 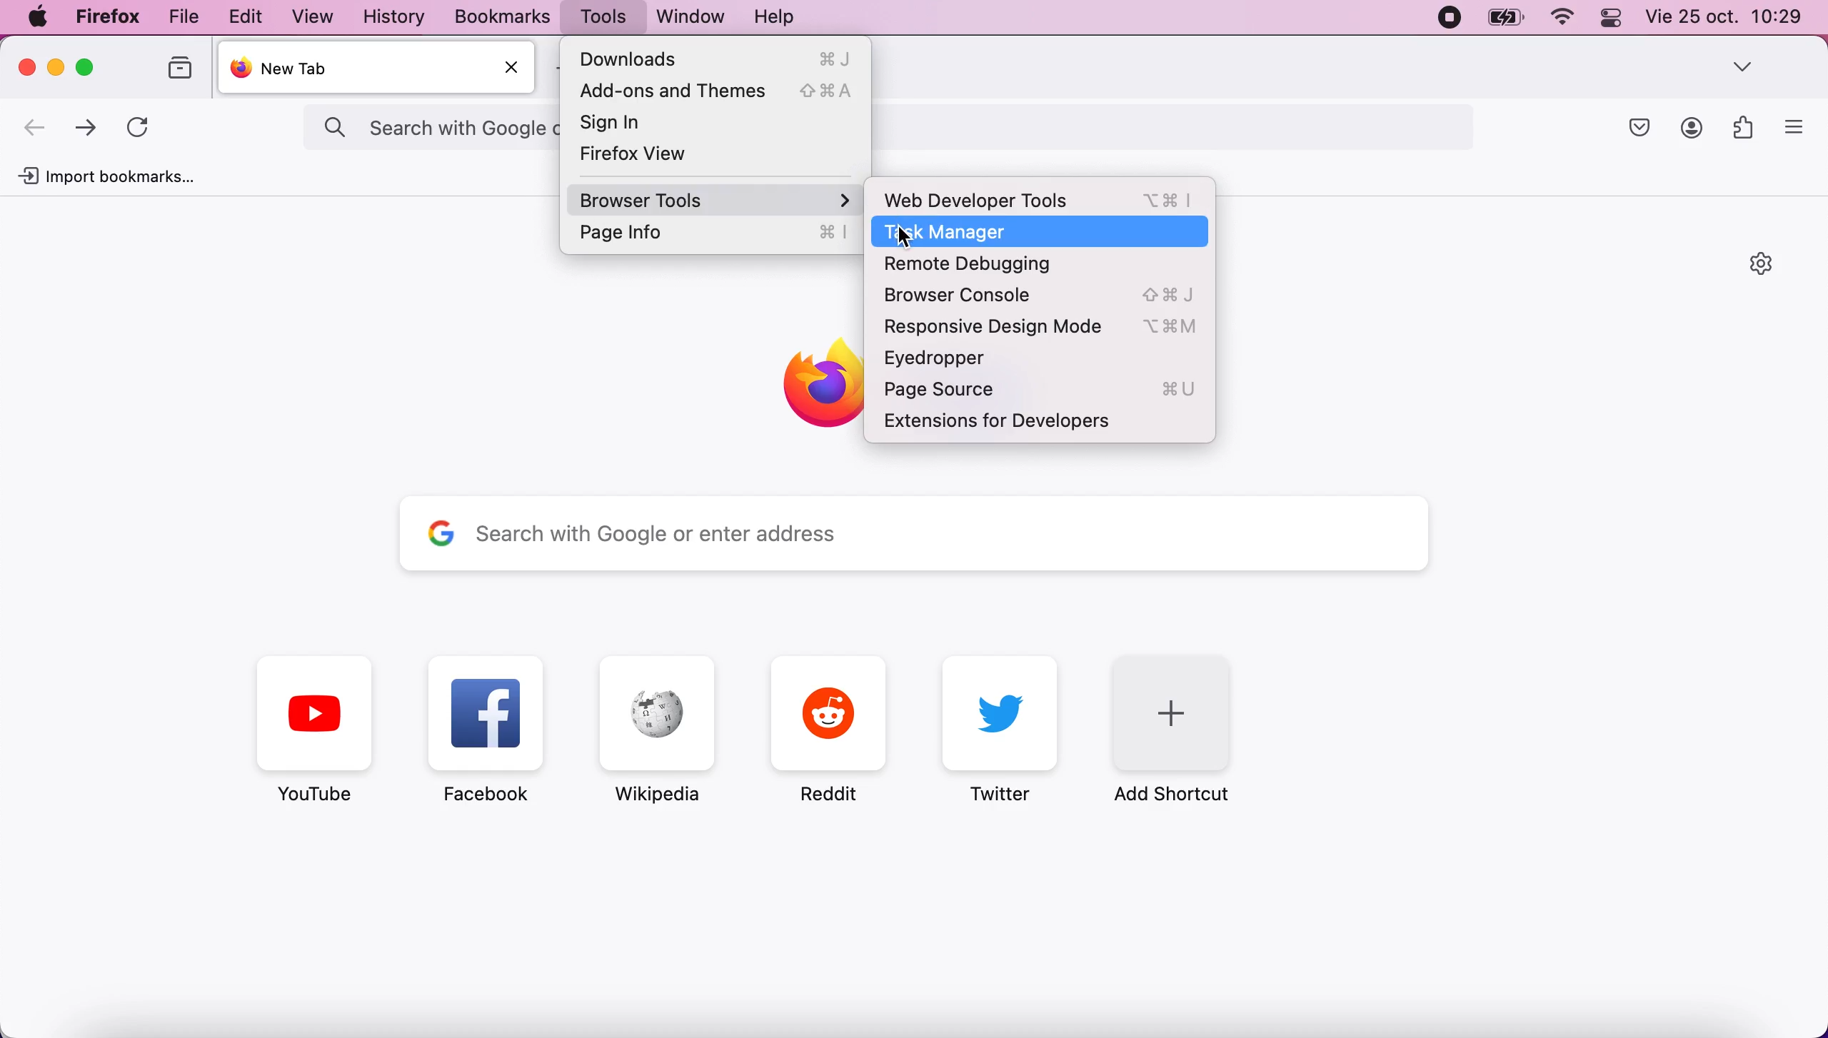 What do you see at coordinates (1566, 19) in the screenshot?
I see `Wifi` at bounding box center [1566, 19].